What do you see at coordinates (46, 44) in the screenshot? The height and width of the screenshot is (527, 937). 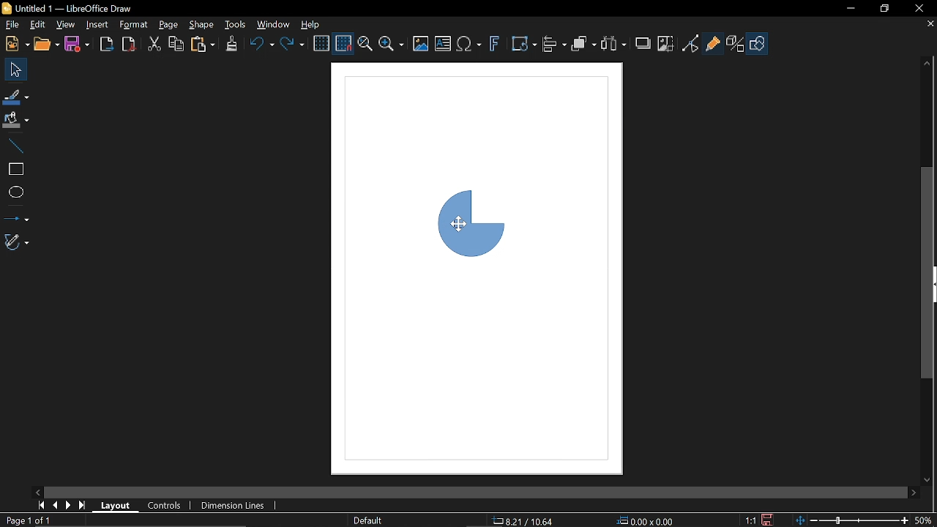 I see `open` at bounding box center [46, 44].